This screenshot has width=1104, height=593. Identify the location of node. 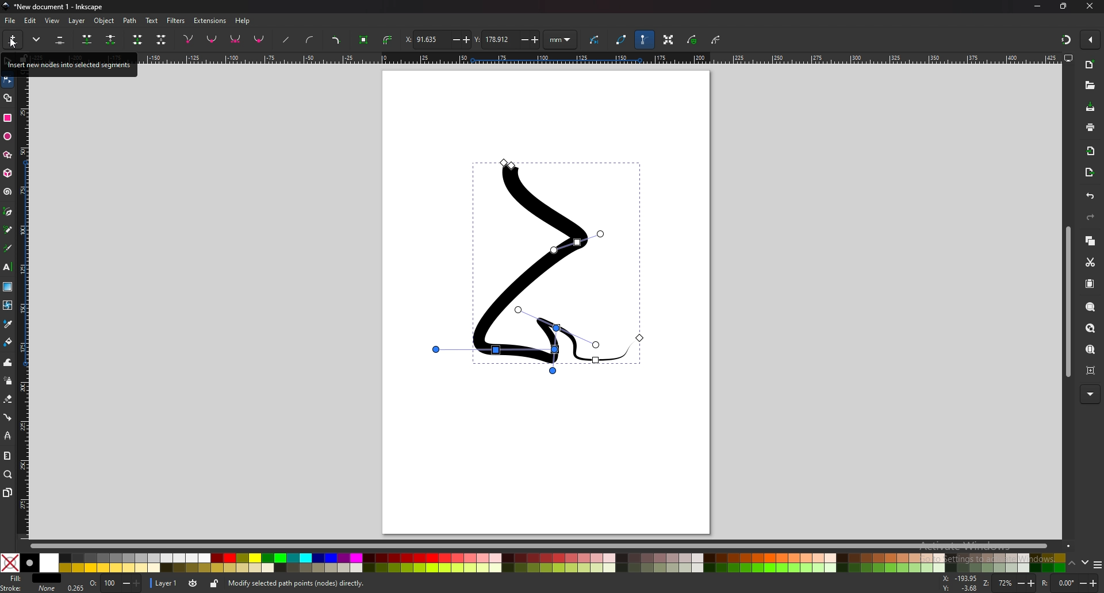
(7, 79).